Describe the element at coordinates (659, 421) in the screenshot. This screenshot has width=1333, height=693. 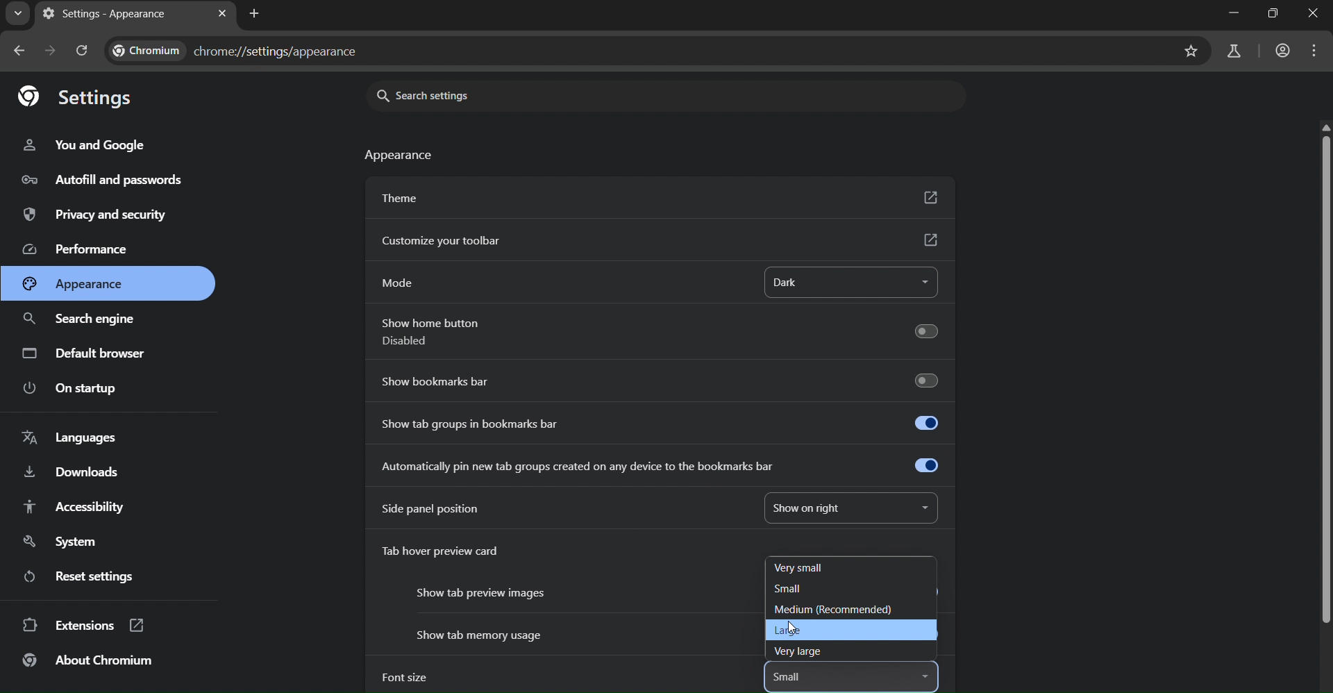
I see `show tab groups in bookmarks bar` at that location.